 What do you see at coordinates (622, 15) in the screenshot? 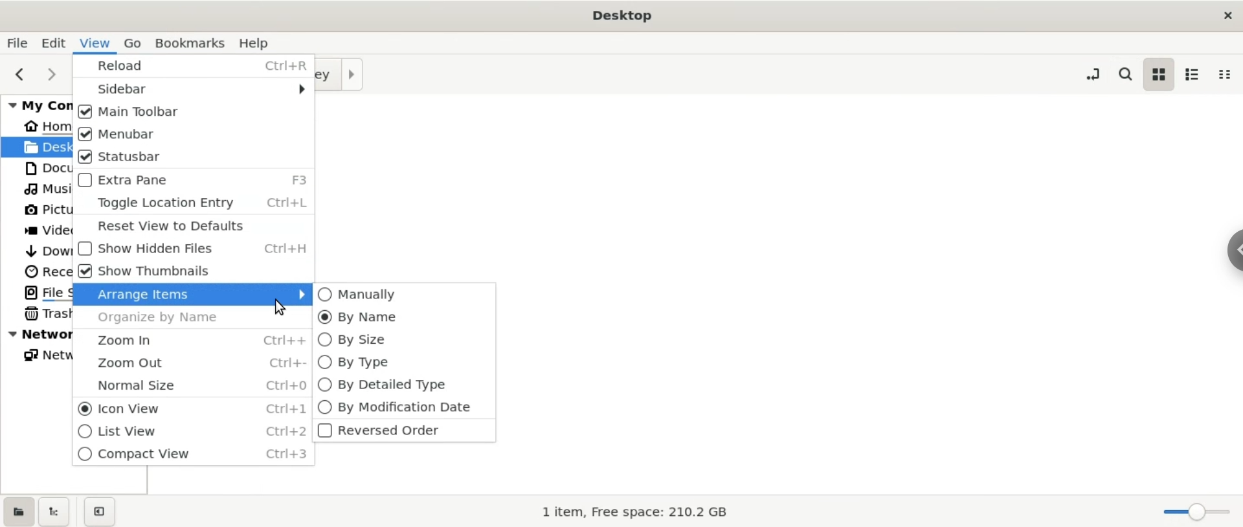
I see `Desktop` at bounding box center [622, 15].